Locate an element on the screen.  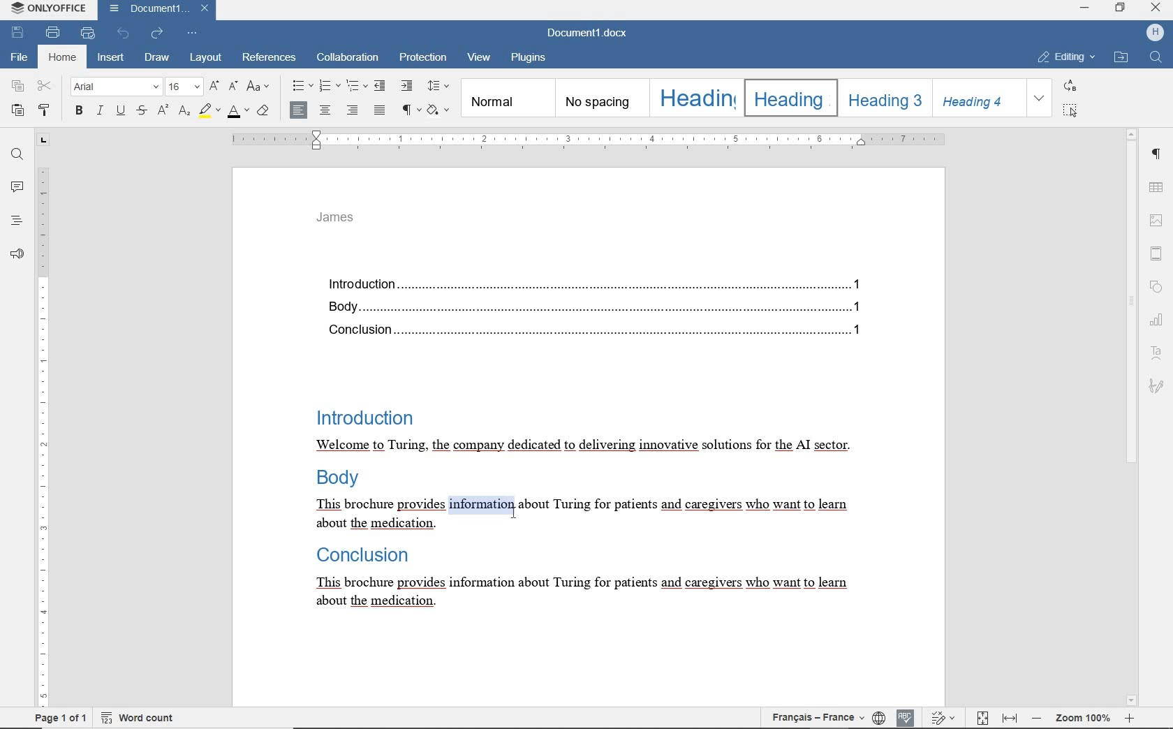
CUSTOMIZE QUICK ACCESS TOOLBAR is located at coordinates (193, 34).